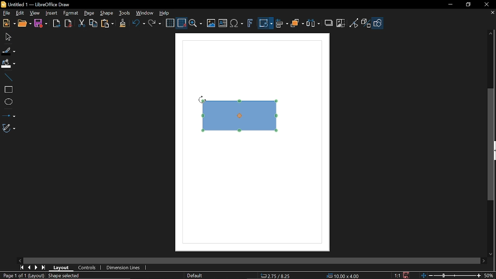 Image resolution: width=496 pixels, height=279 pixels. I want to click on Shape, so click(108, 14).